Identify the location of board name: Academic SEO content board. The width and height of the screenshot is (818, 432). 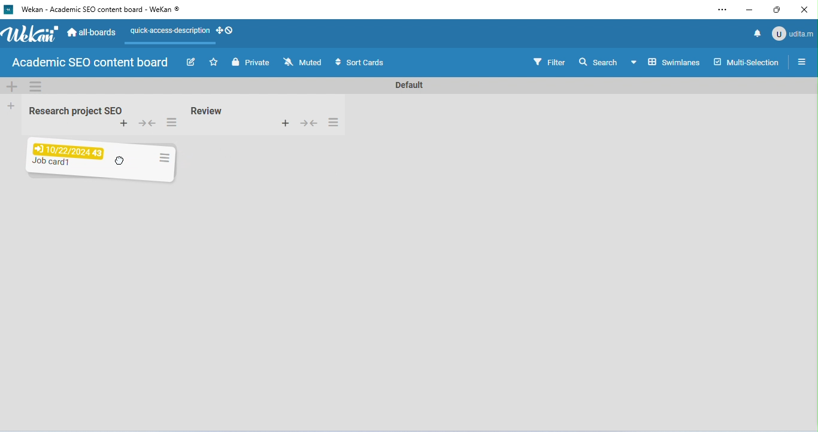
(89, 63).